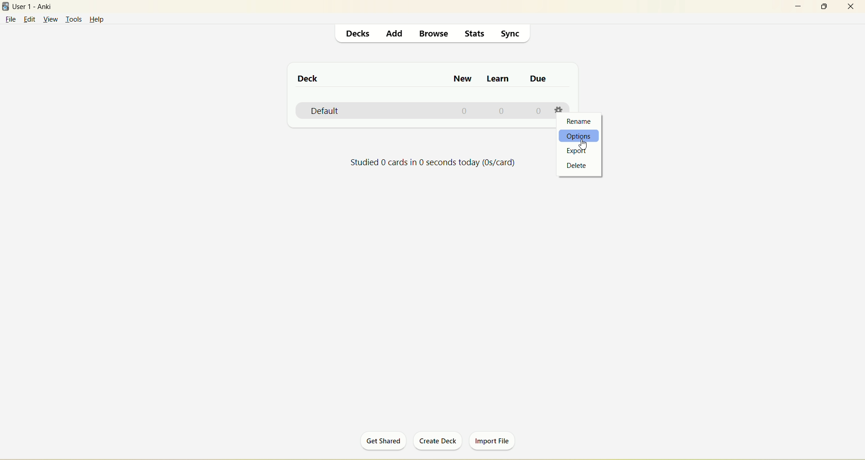 This screenshot has width=865, height=460. What do you see at coordinates (464, 111) in the screenshot?
I see `0` at bounding box center [464, 111].